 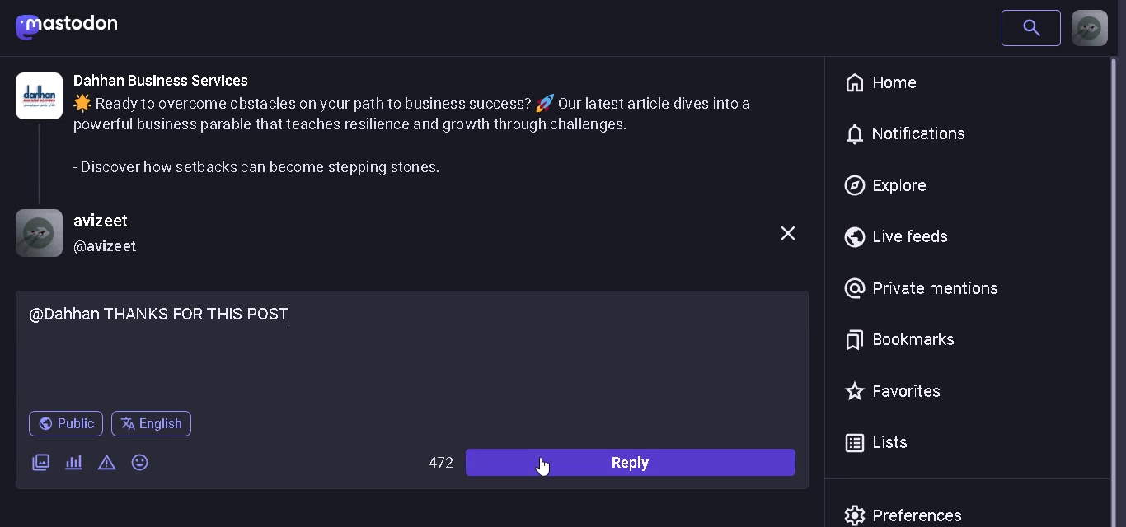 What do you see at coordinates (38, 234) in the screenshot?
I see `profile picture` at bounding box center [38, 234].